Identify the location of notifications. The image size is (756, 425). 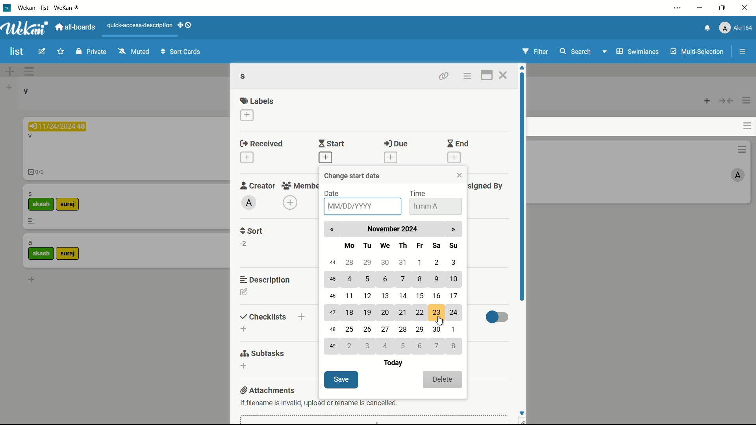
(708, 27).